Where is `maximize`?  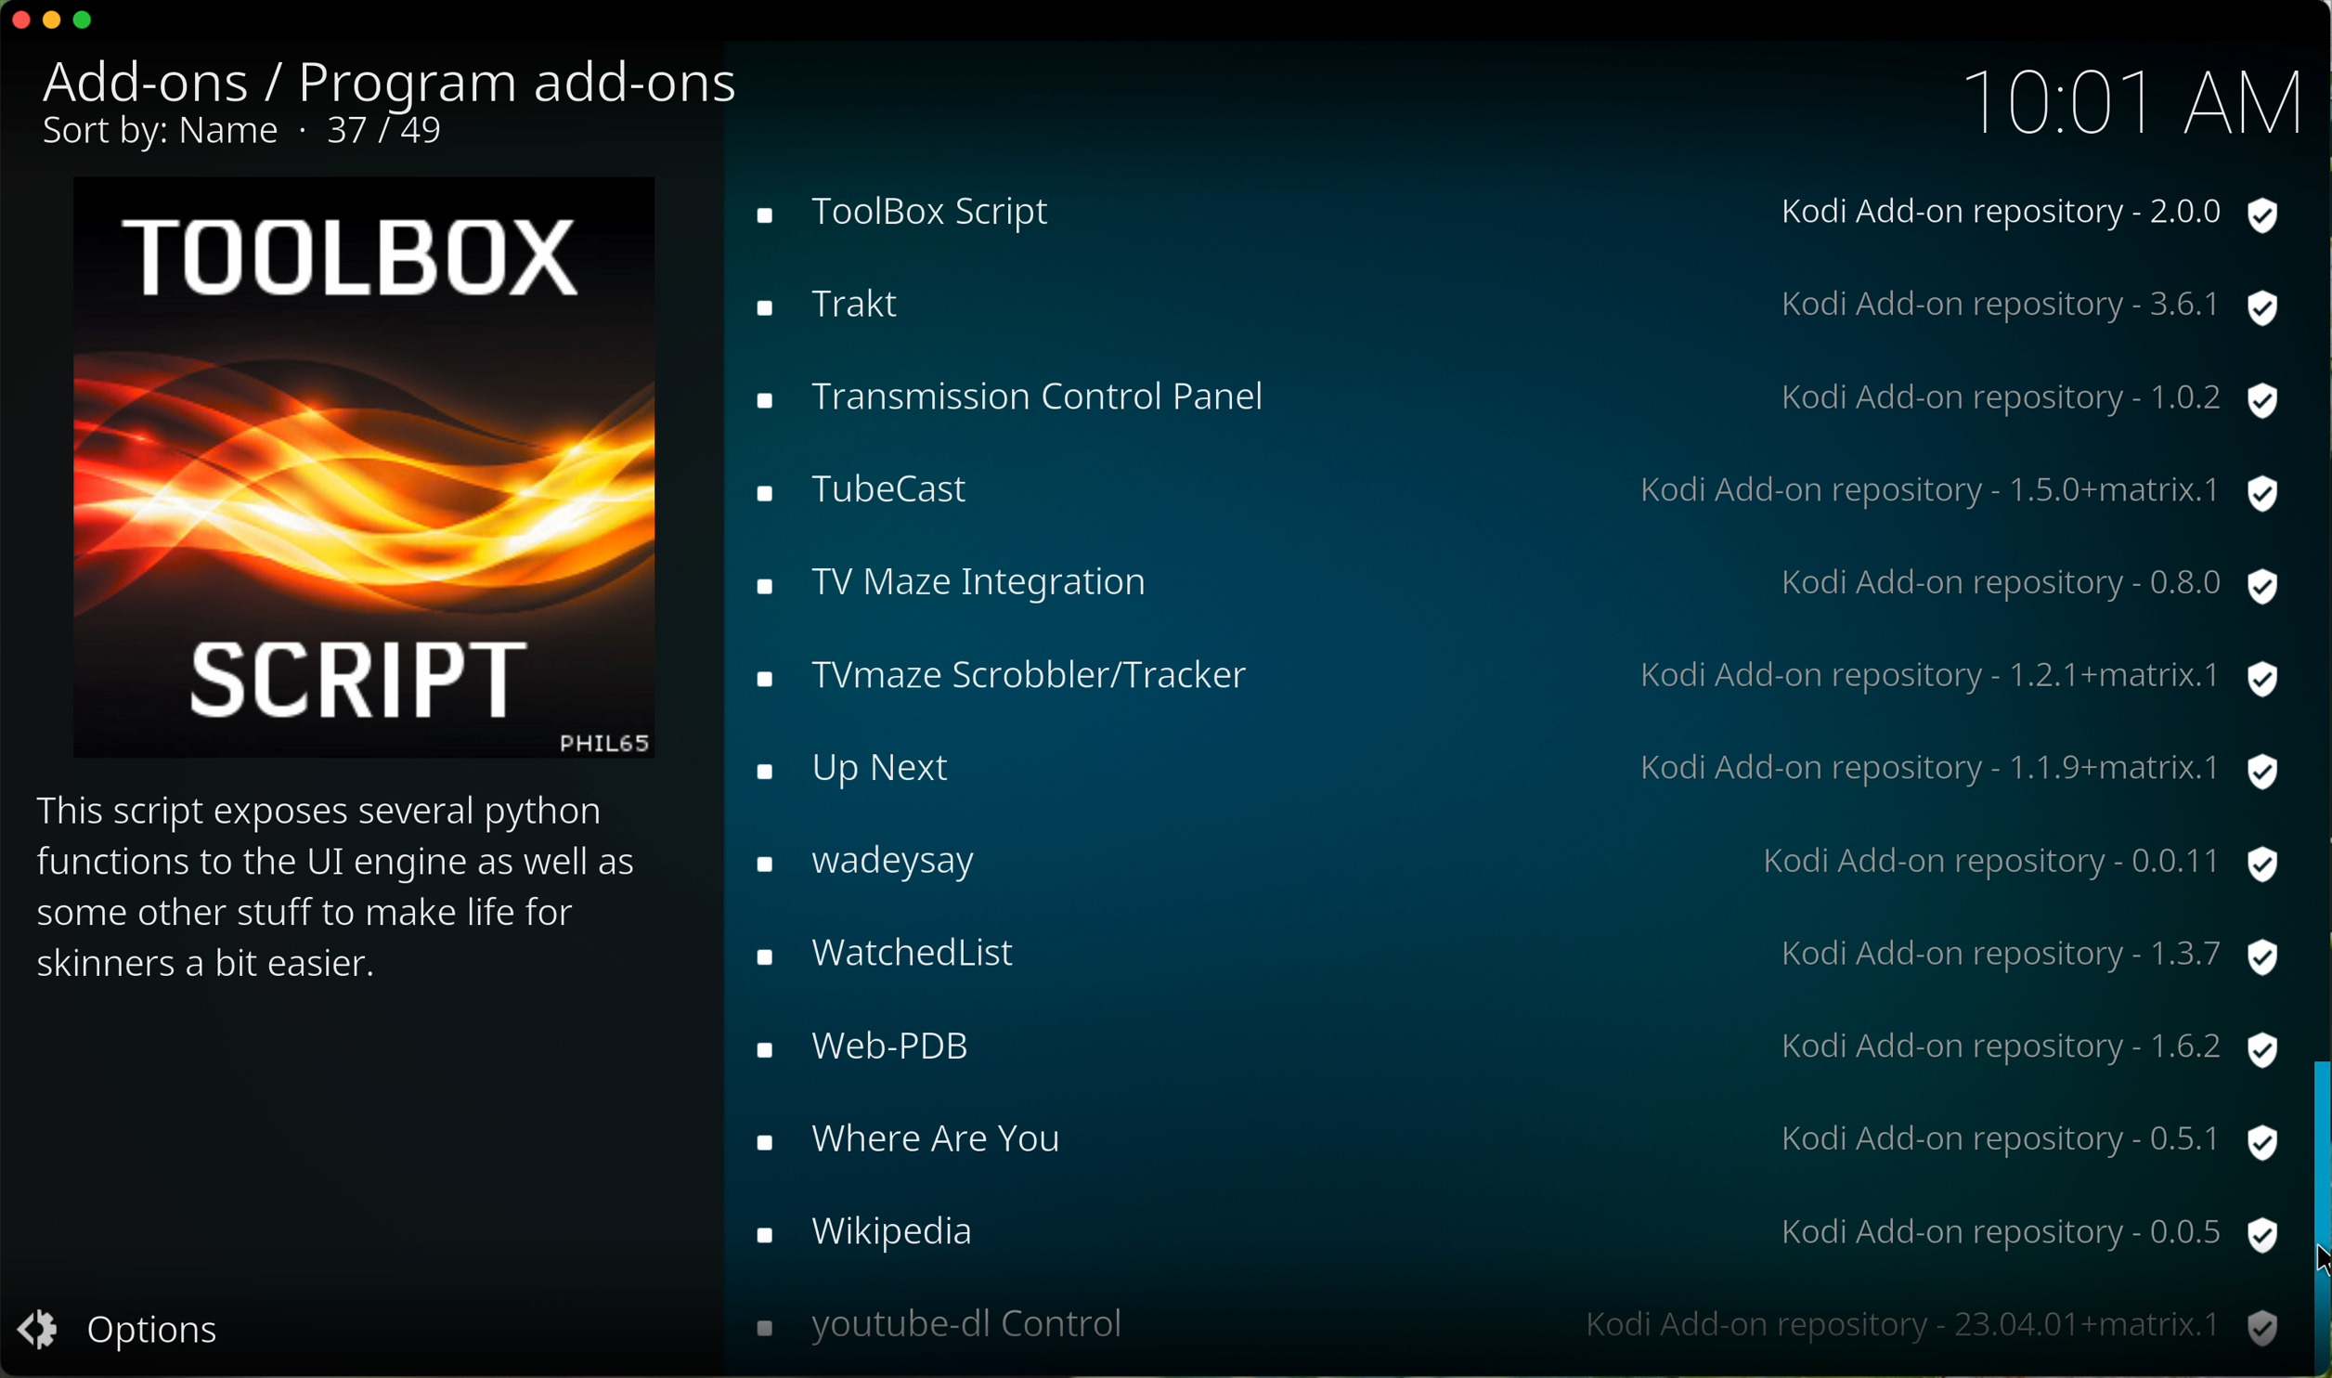
maximize is located at coordinates (85, 23).